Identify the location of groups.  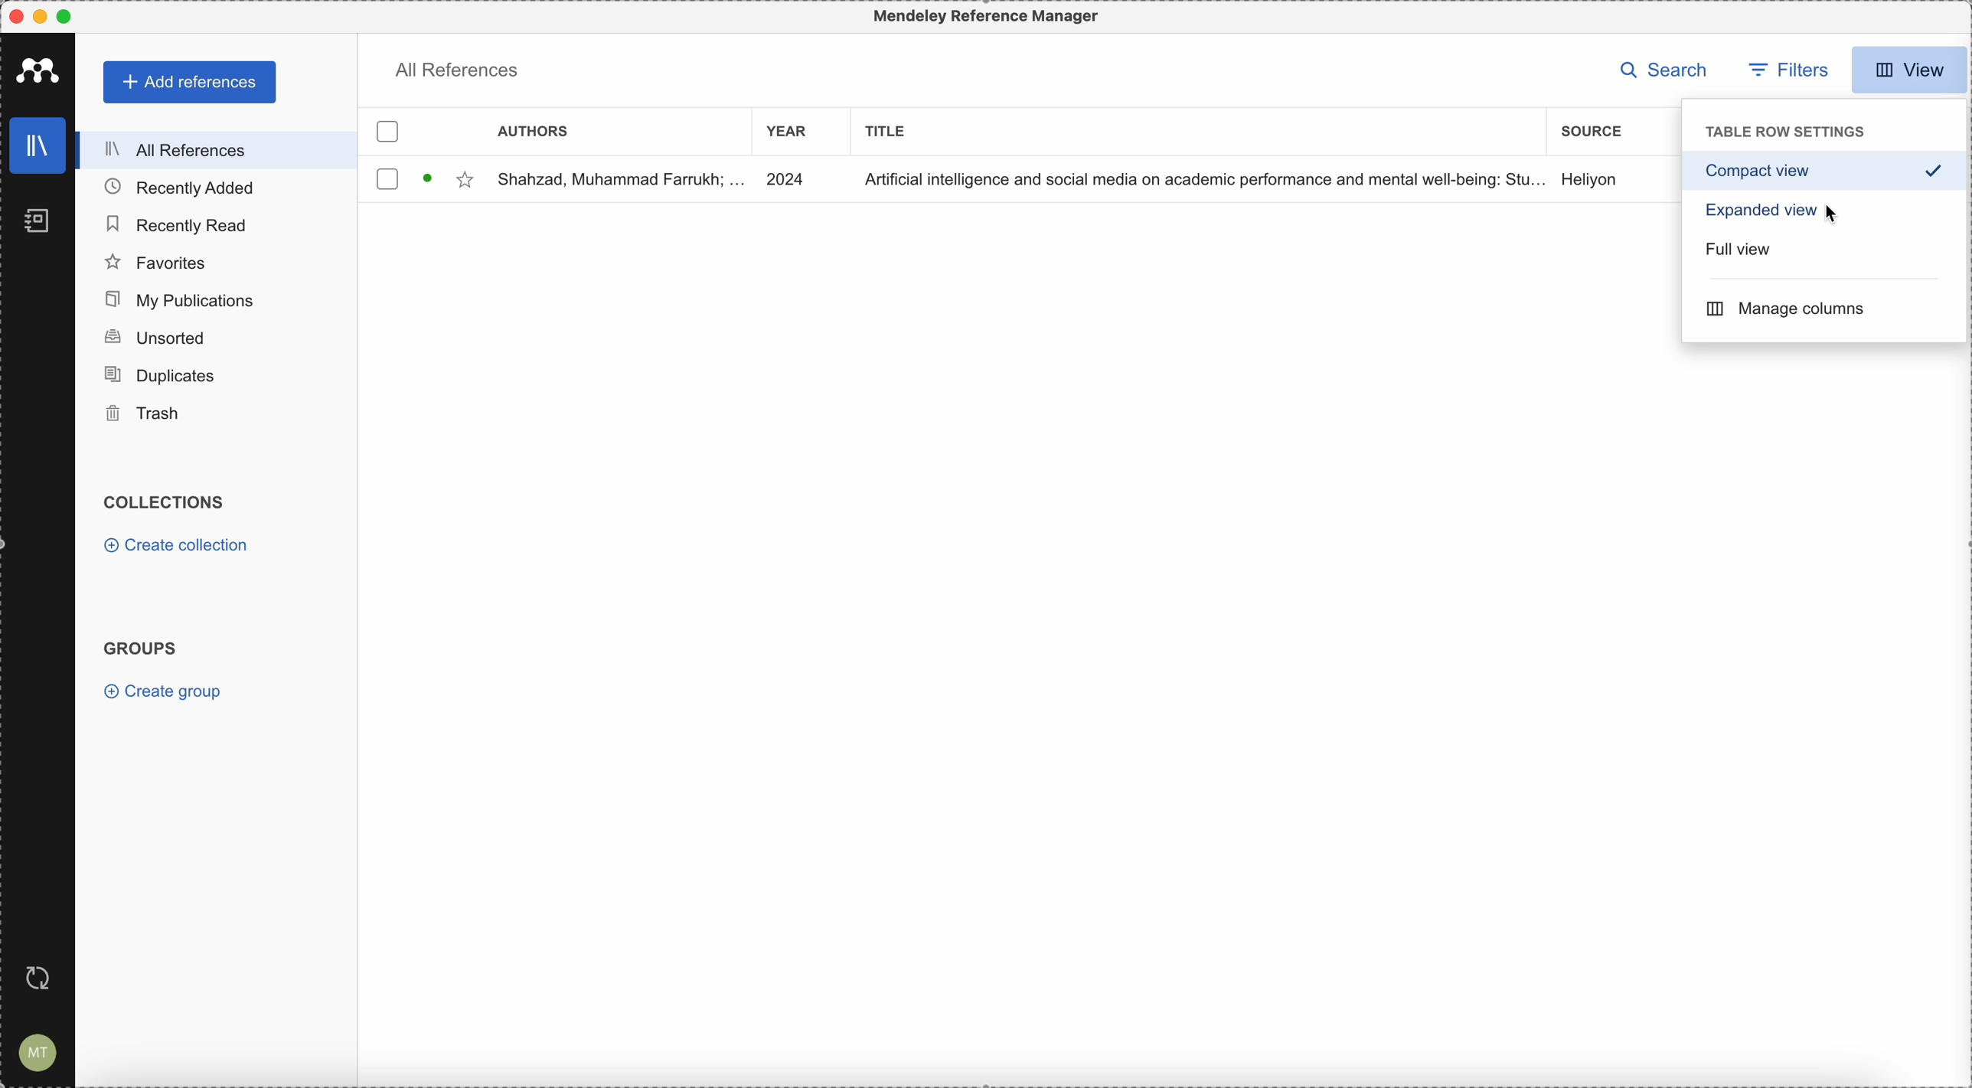
(143, 649).